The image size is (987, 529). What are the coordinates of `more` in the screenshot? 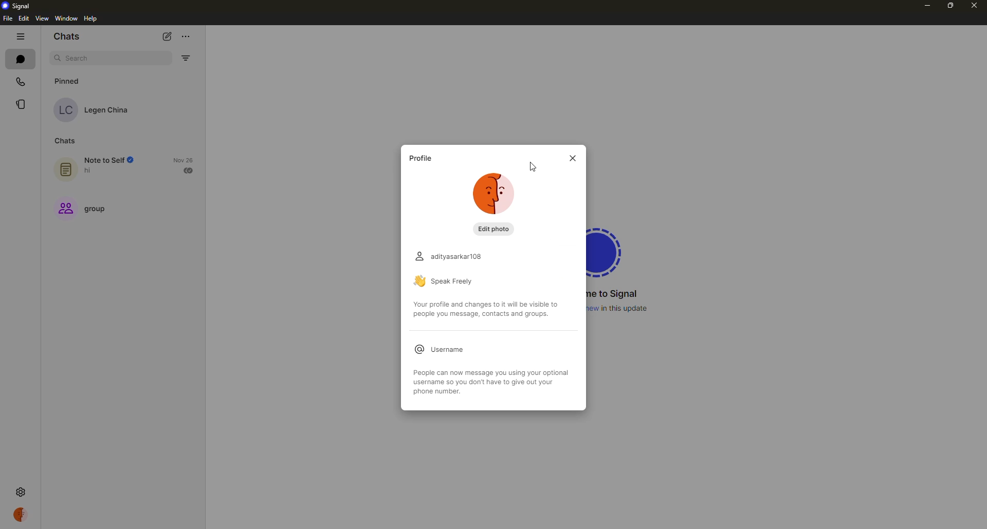 It's located at (187, 34).